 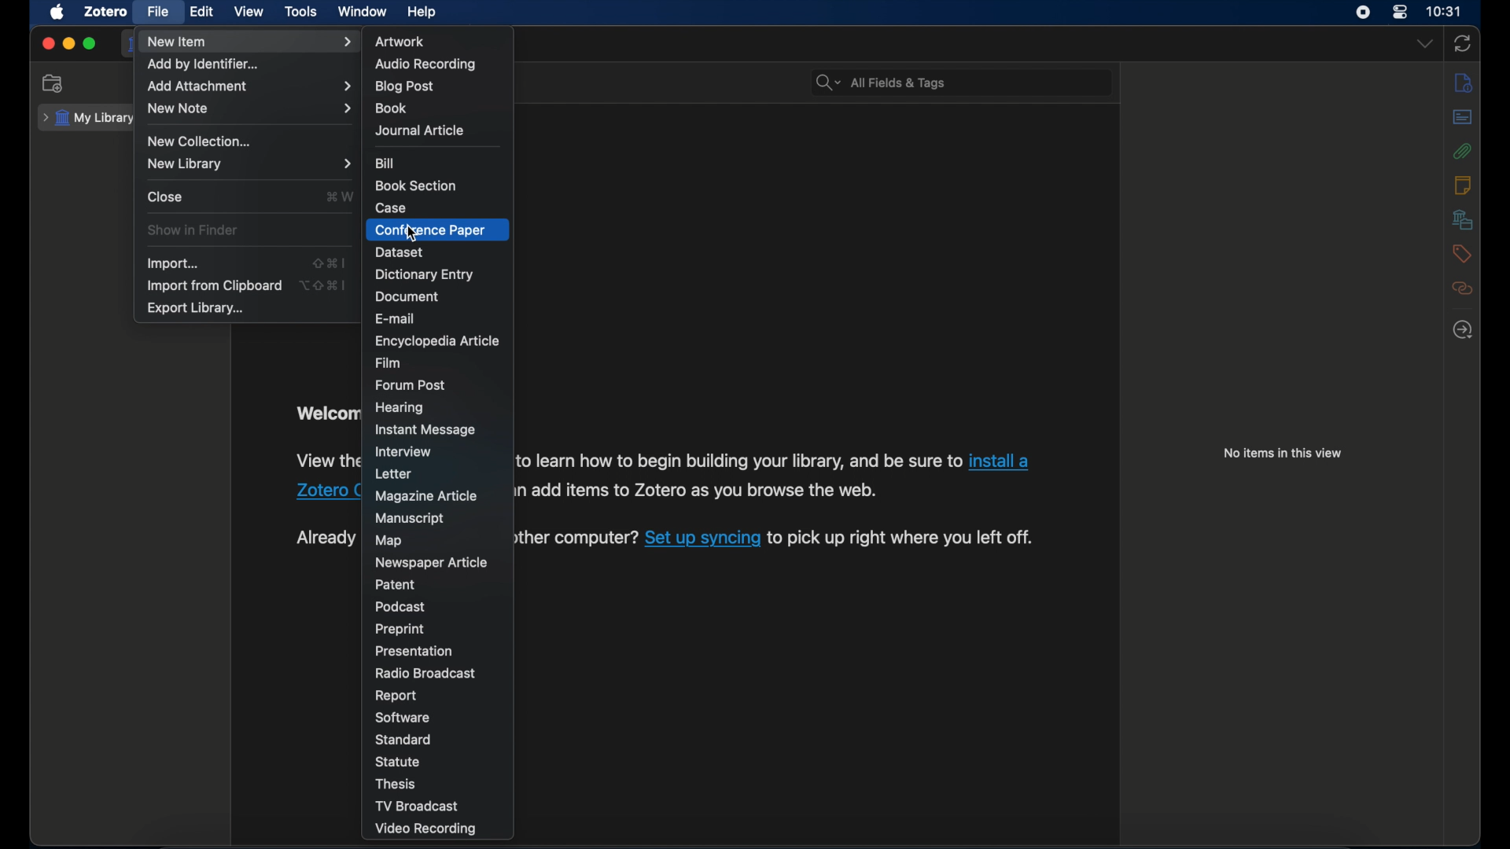 What do you see at coordinates (400, 252) in the screenshot?
I see `dataset` at bounding box center [400, 252].